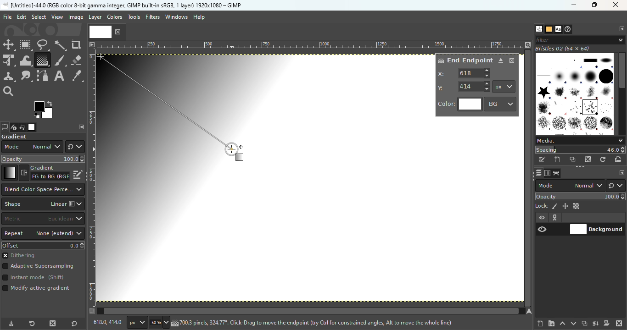  I want to click on X axis measurment, so click(465, 73).